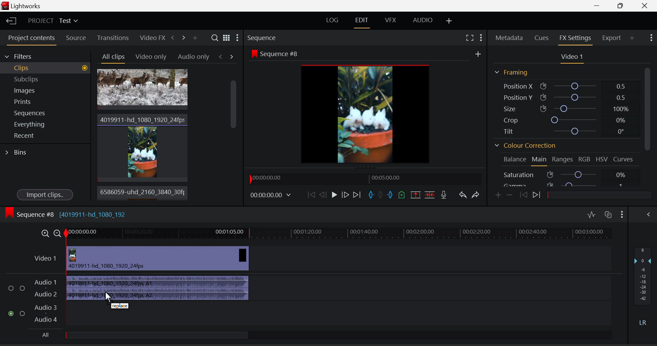 This screenshot has width=657, height=346. What do you see at coordinates (46, 261) in the screenshot?
I see `Video Layer` at bounding box center [46, 261].